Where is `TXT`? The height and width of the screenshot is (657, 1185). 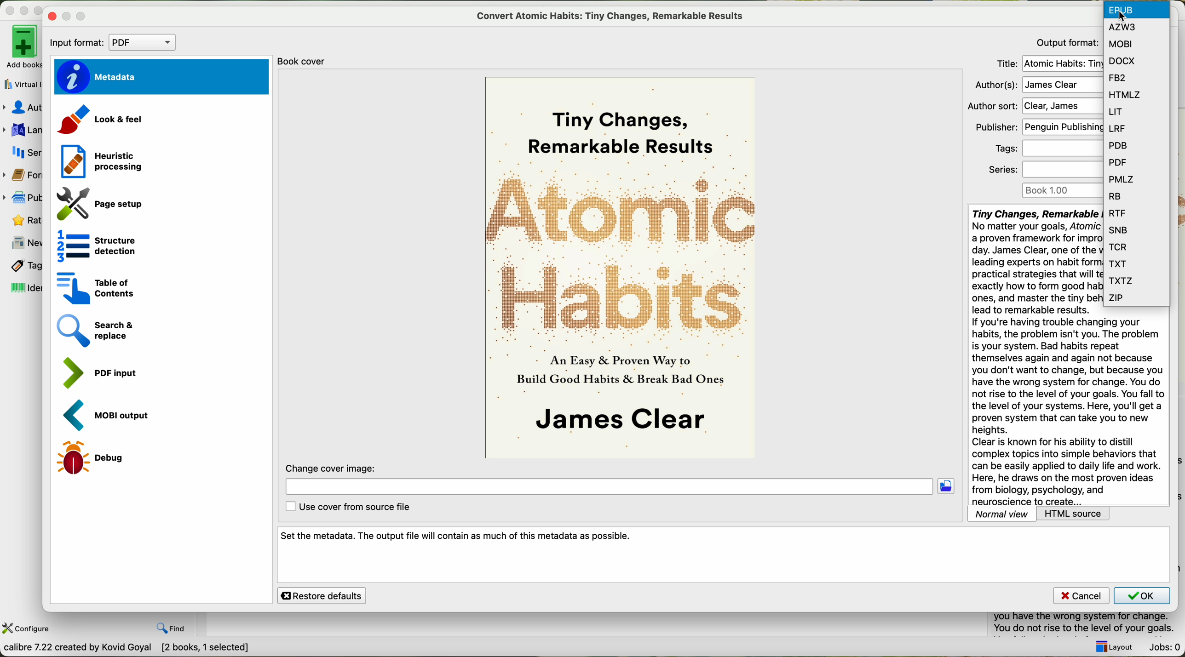 TXT is located at coordinates (1138, 263).